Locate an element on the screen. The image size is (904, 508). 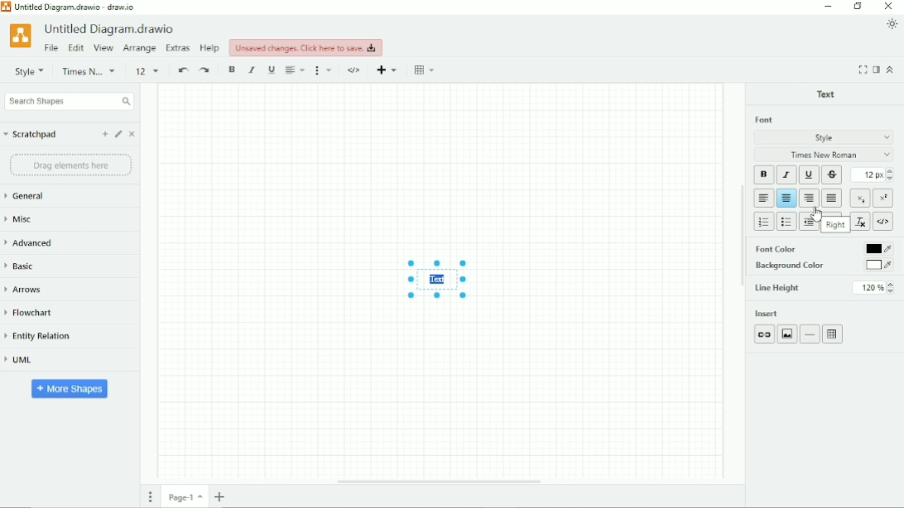
UML is located at coordinates (21, 360).